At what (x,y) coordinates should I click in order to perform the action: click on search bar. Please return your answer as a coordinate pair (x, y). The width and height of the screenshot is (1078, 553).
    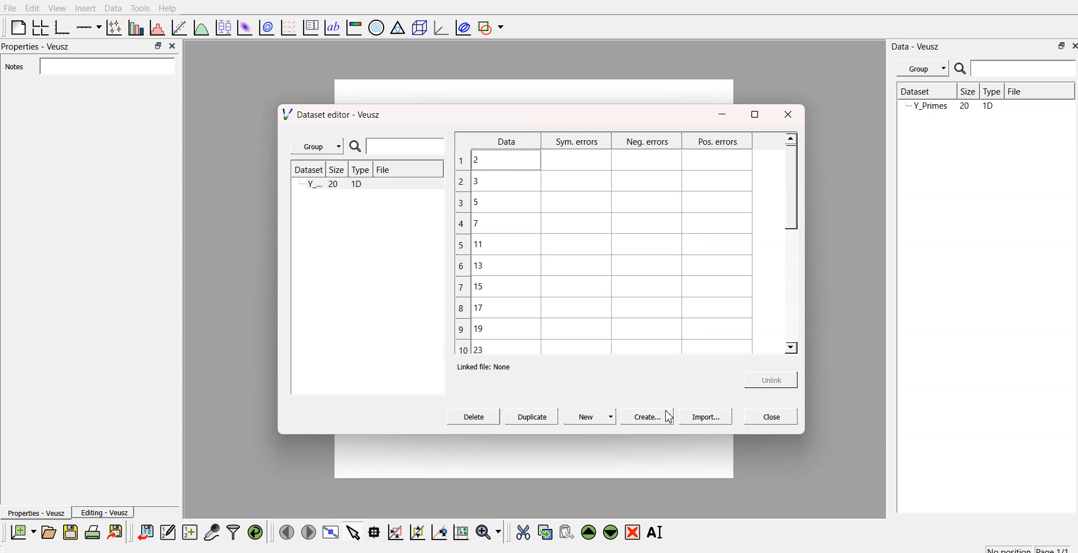
    Looking at the image, I should click on (1024, 68).